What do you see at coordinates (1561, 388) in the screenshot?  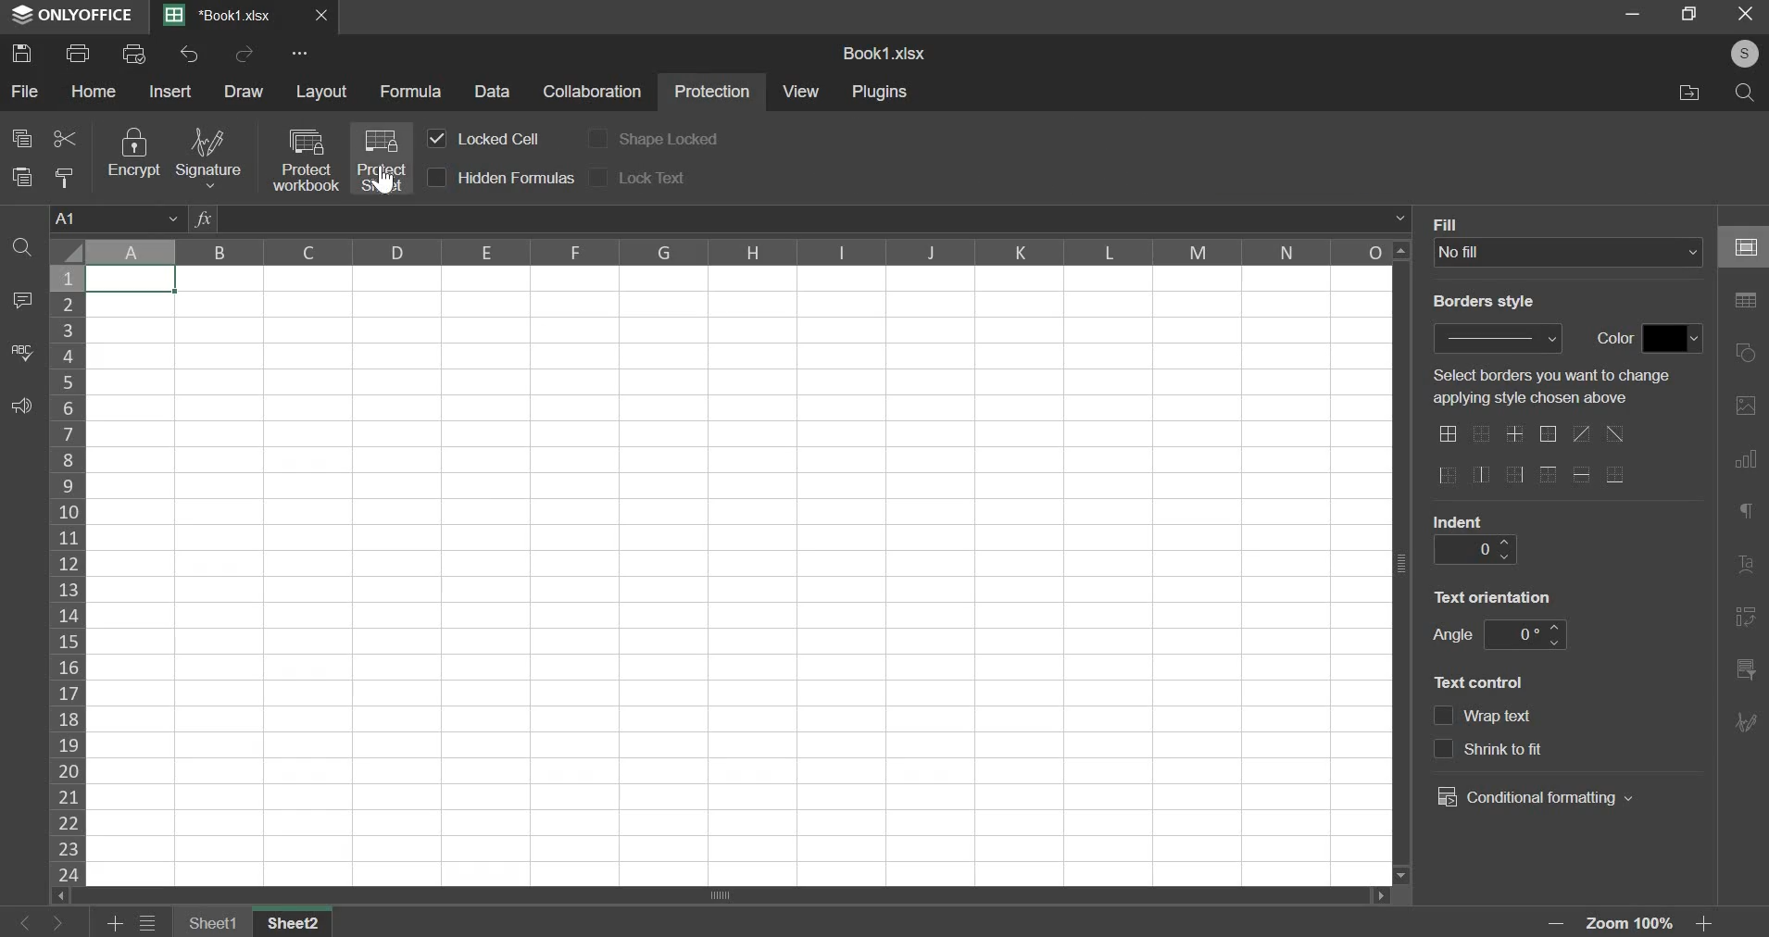 I see `text` at bounding box center [1561, 388].